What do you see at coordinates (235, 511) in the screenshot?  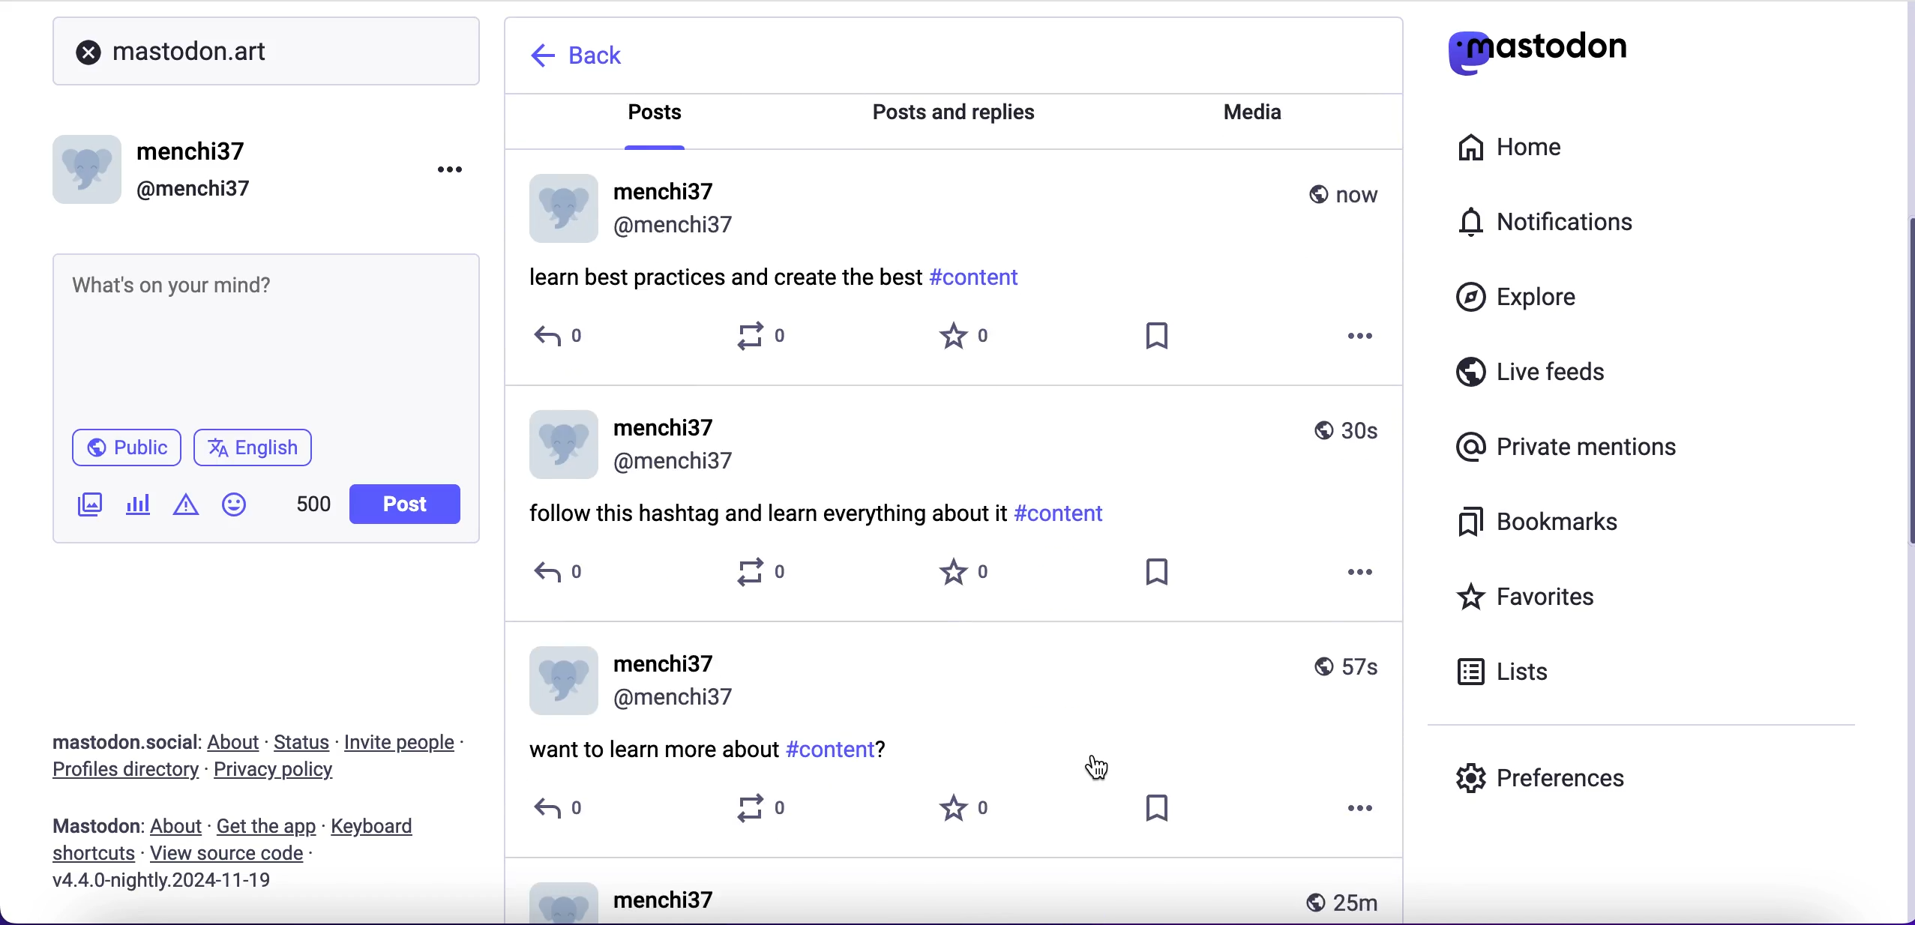 I see `add emoji` at bounding box center [235, 511].